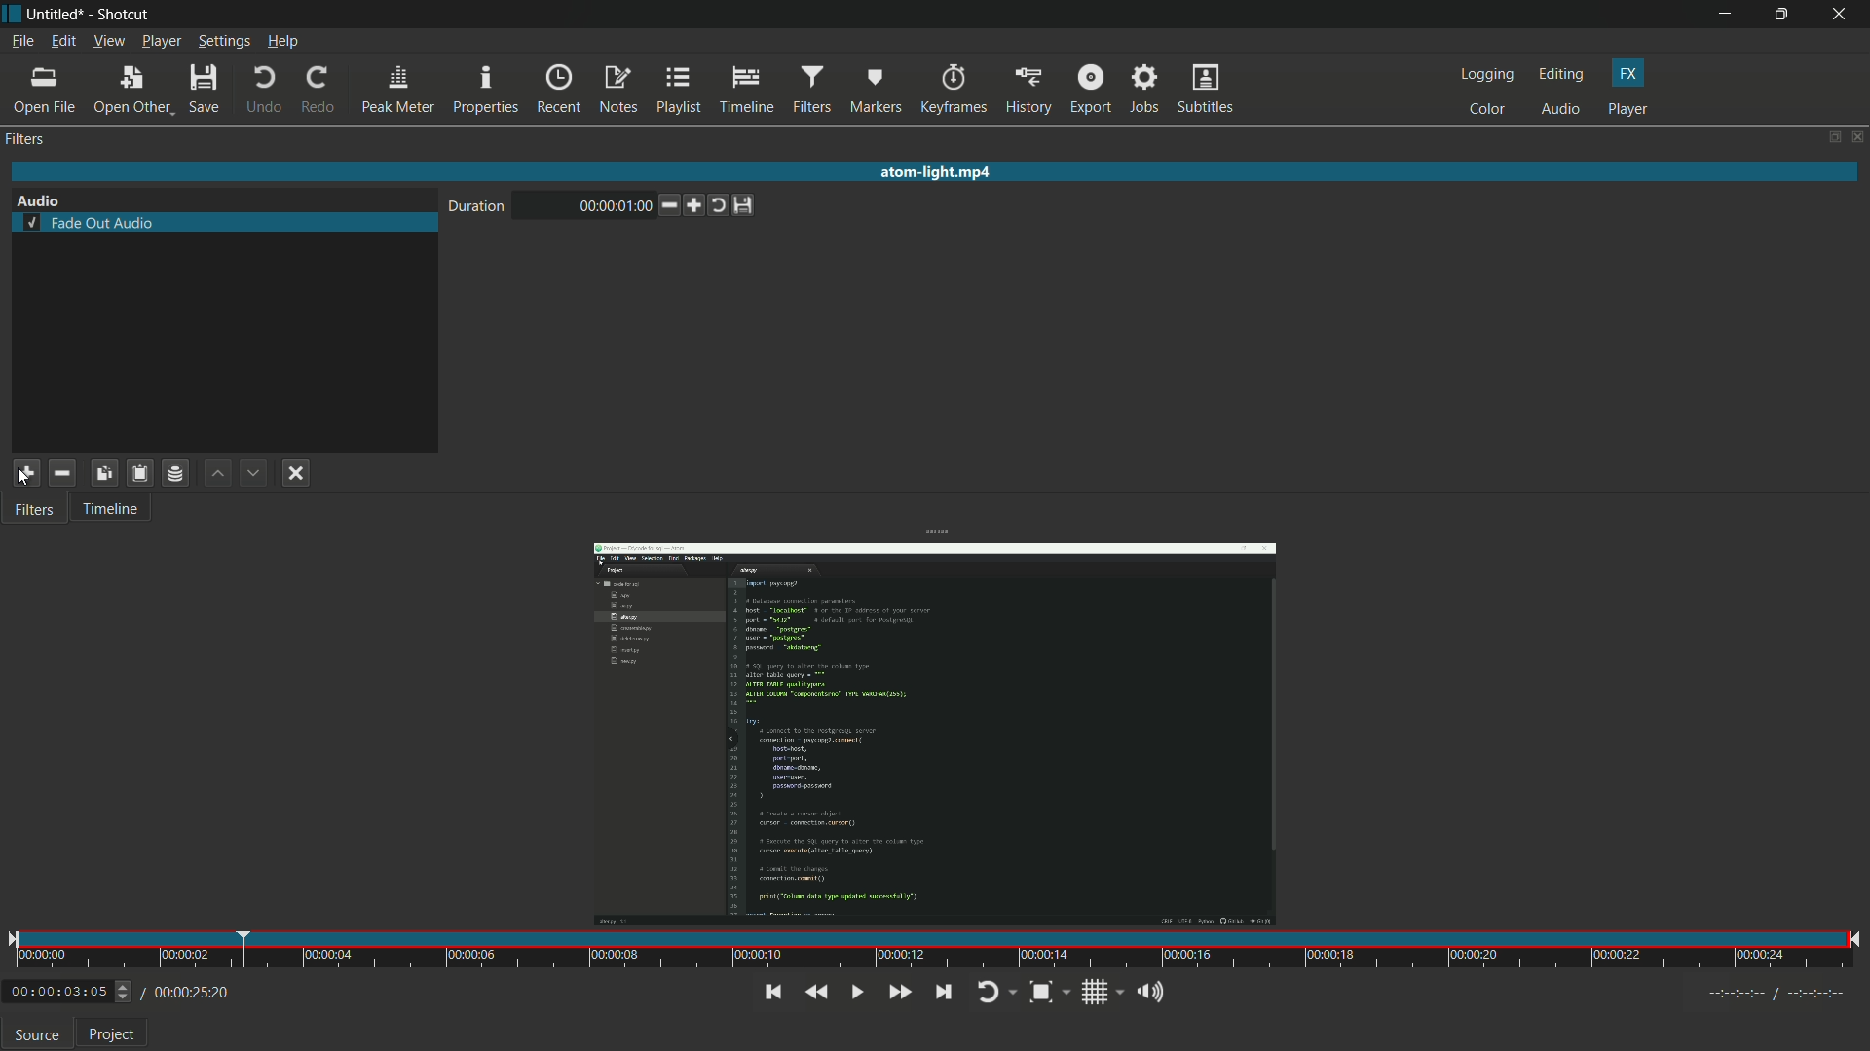 The width and height of the screenshot is (1870, 1051). What do you see at coordinates (989, 992) in the screenshot?
I see `toggle player looping` at bounding box center [989, 992].